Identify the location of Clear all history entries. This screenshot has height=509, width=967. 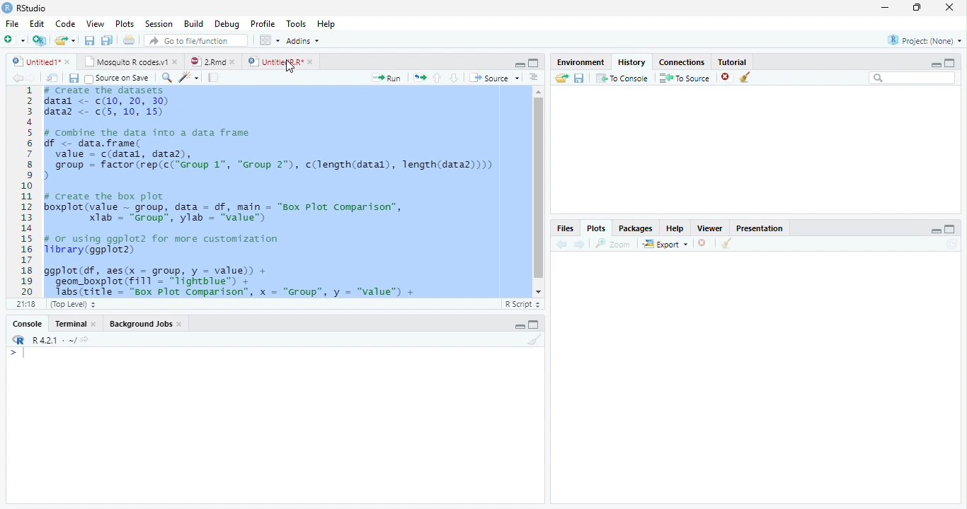
(745, 77).